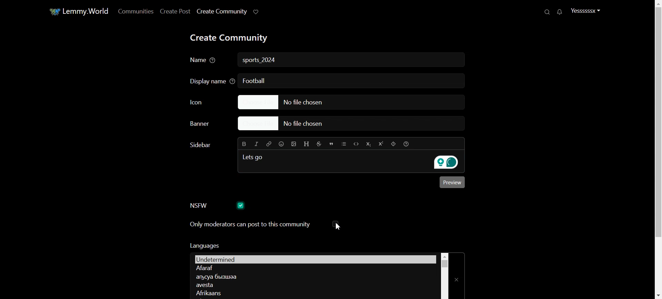 The height and width of the screenshot is (299, 662). I want to click on , so click(230, 38).